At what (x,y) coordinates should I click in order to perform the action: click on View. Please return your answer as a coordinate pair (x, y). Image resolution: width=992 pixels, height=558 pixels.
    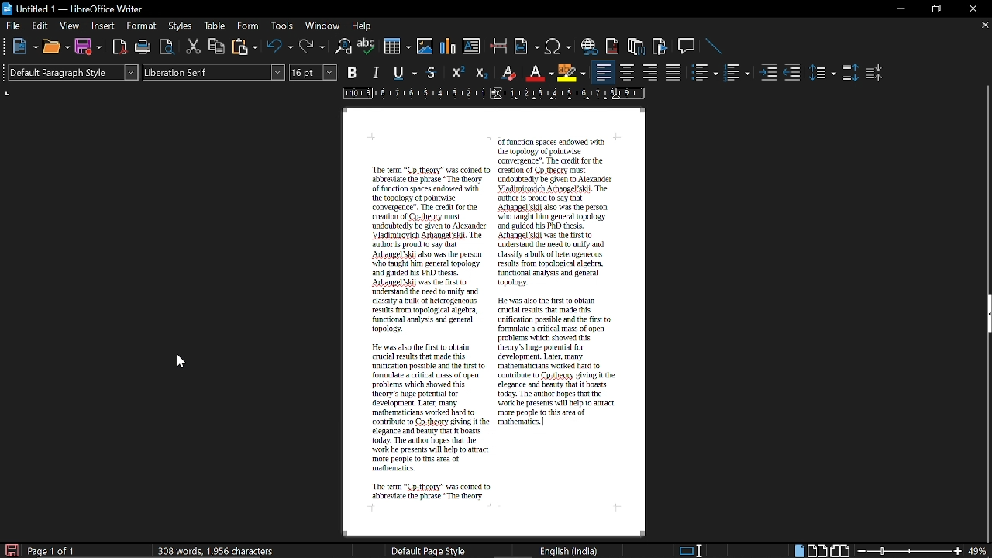
    Looking at the image, I should click on (68, 26).